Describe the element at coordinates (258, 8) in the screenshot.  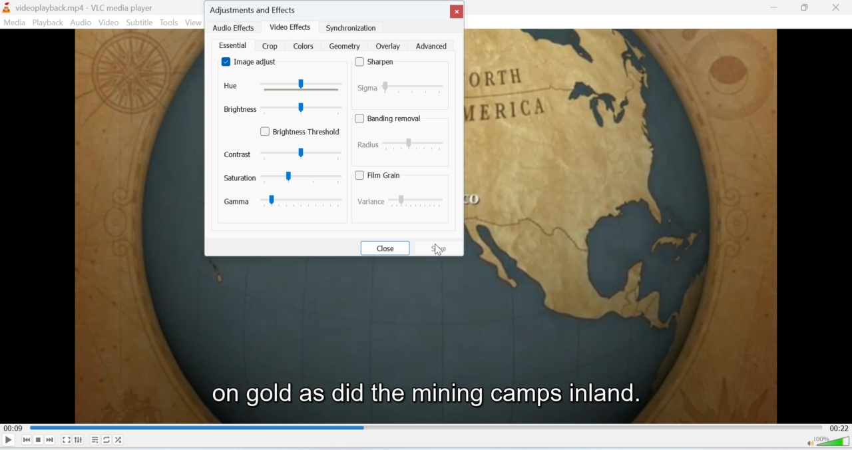
I see `adjustments and effects` at that location.